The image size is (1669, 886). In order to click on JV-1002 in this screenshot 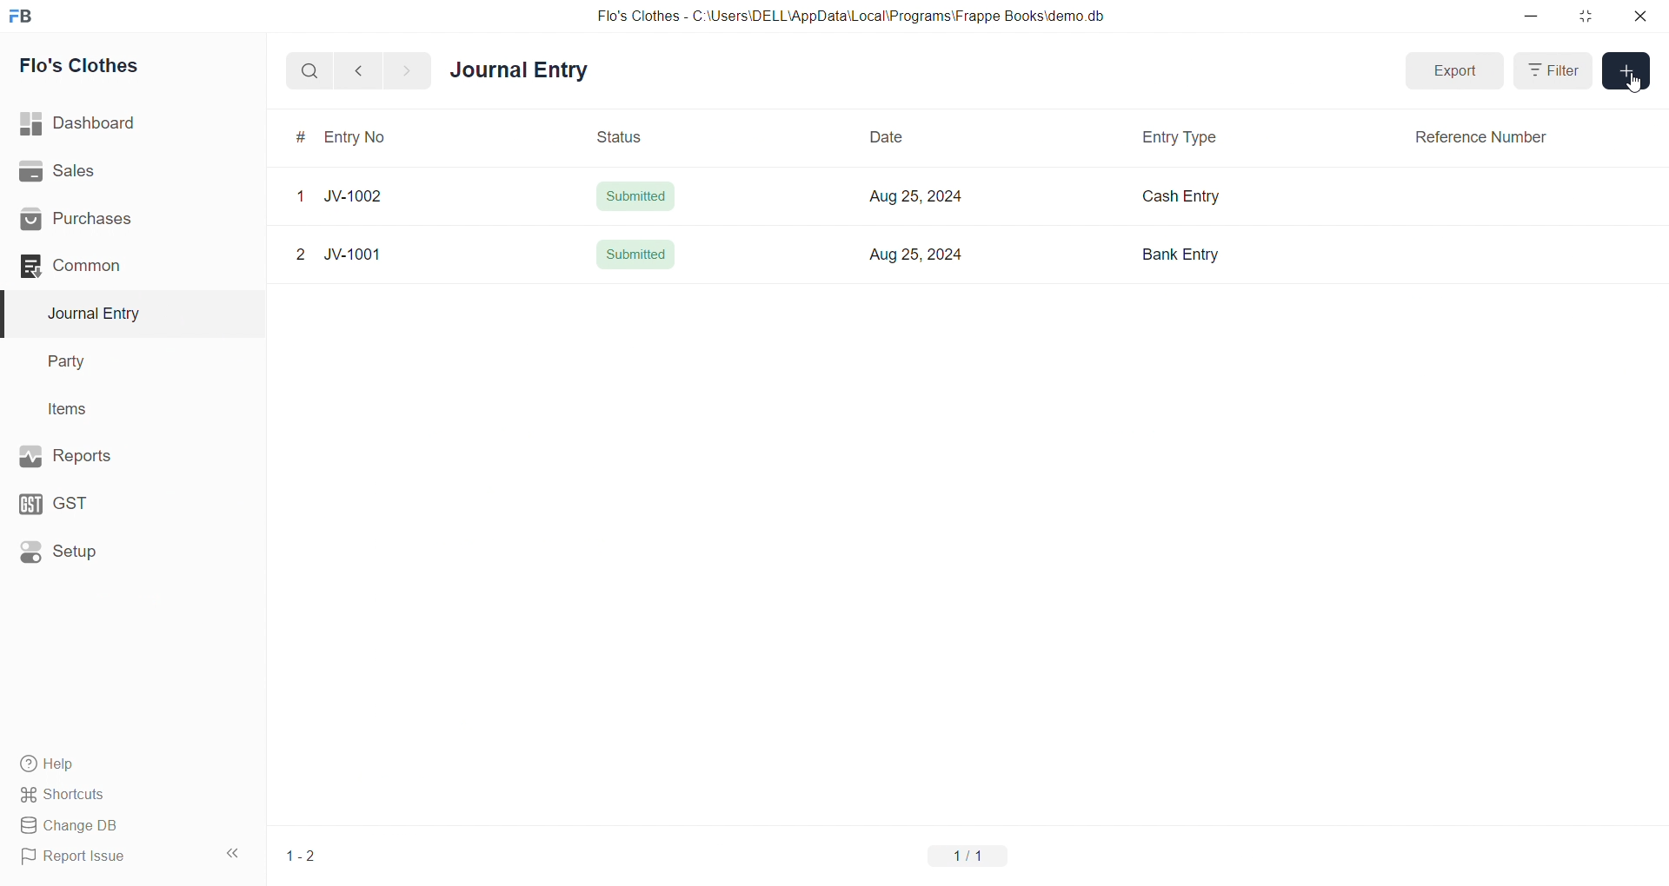, I will do `click(359, 197)`.